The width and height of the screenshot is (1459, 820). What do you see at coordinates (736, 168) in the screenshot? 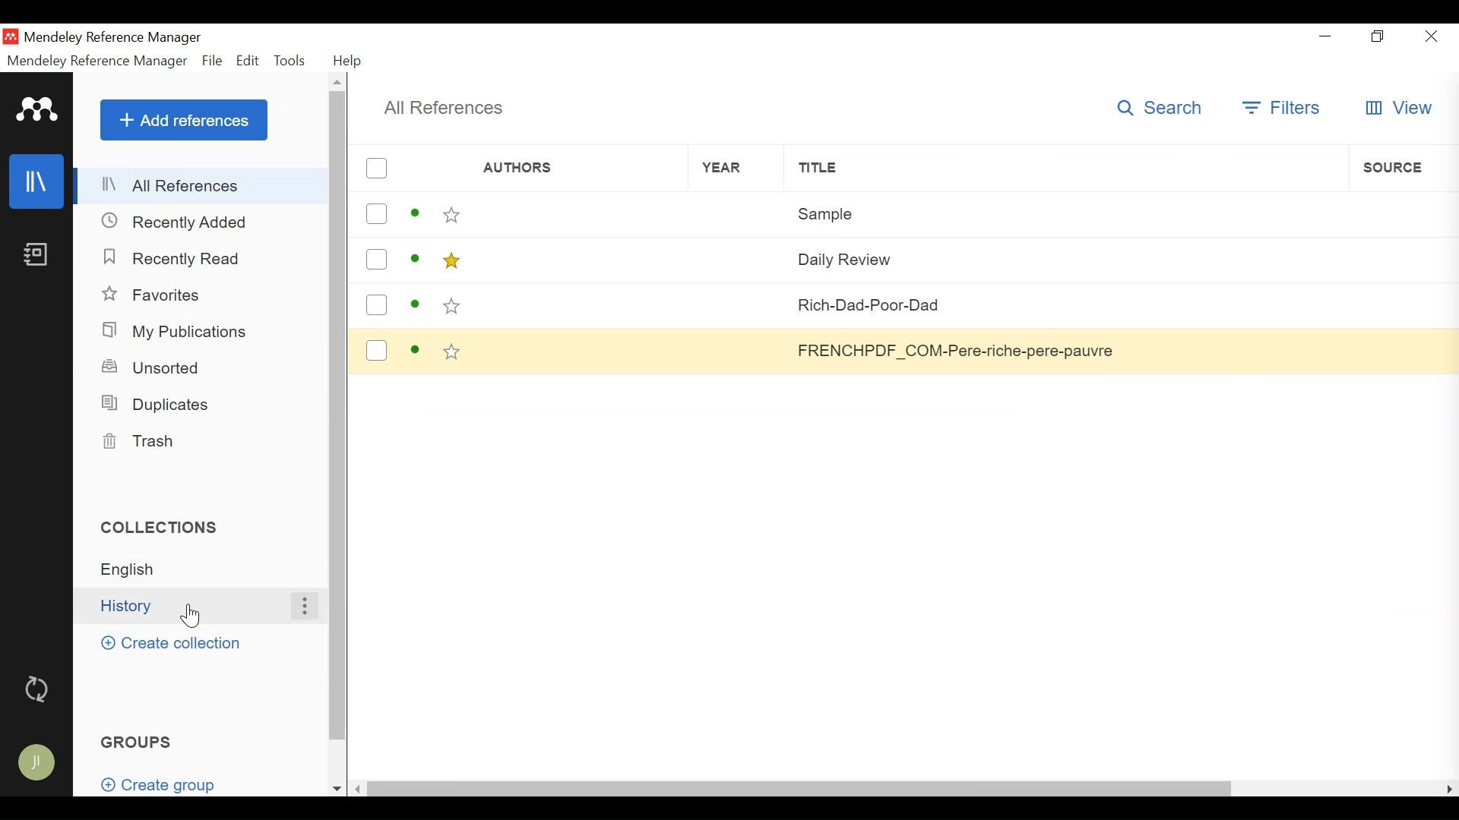
I see `Year` at bounding box center [736, 168].